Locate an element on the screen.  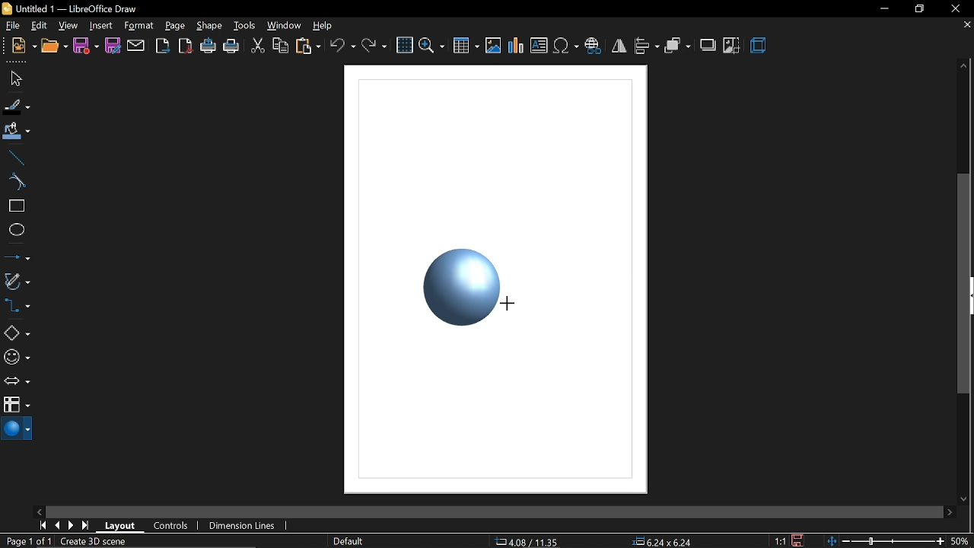
restore down is located at coordinates (918, 8).